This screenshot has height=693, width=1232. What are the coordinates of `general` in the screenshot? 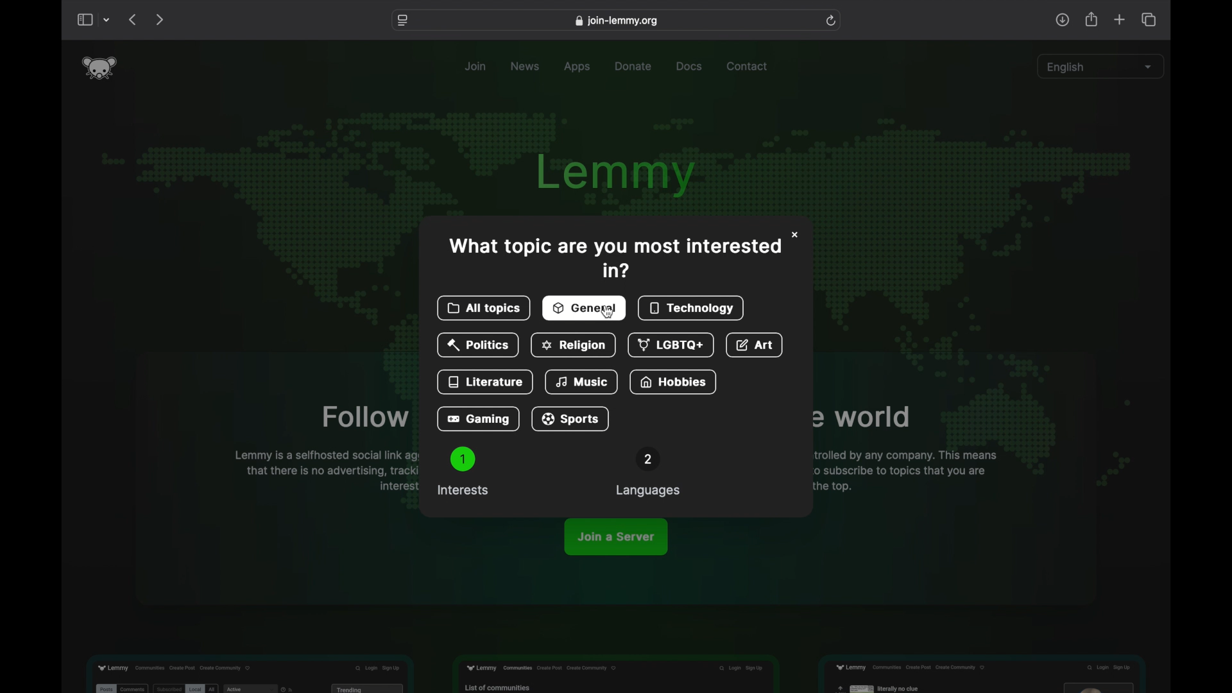 It's located at (586, 308).